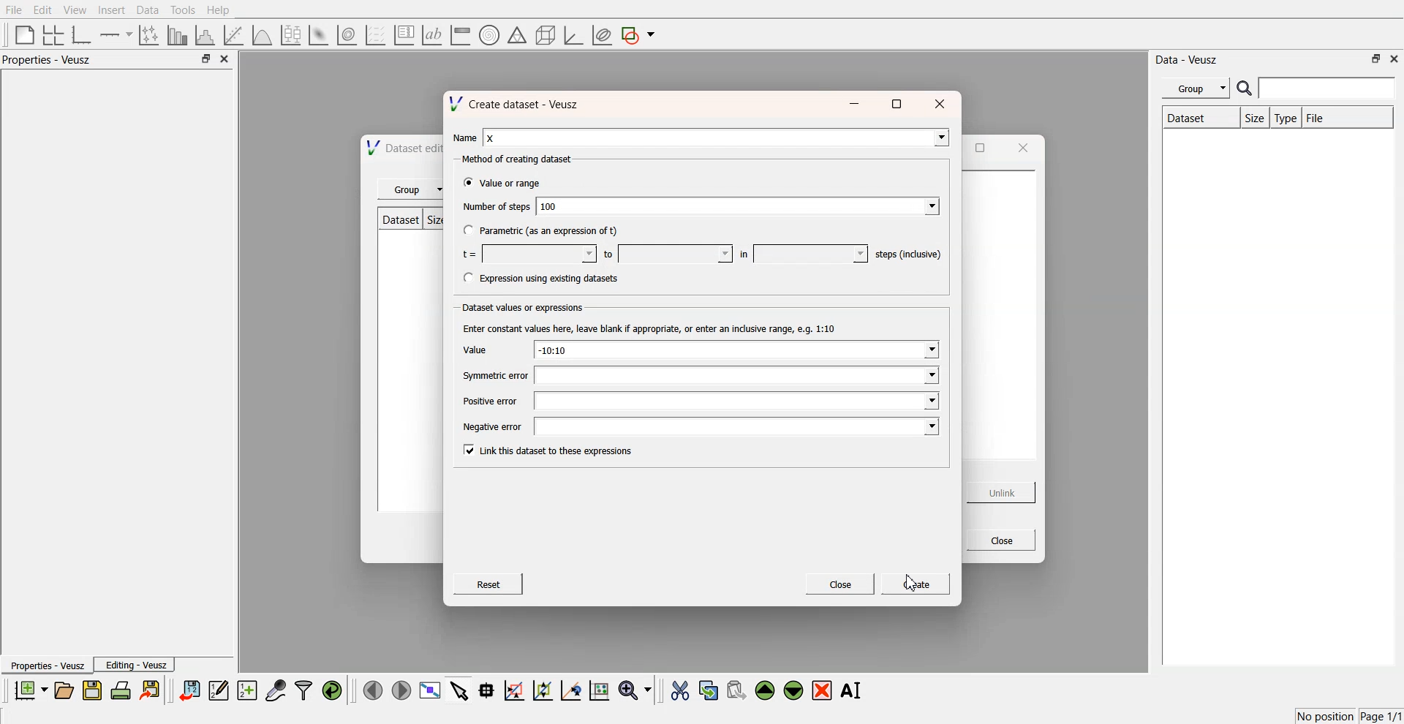 This screenshot has height=724, width=1404. What do you see at coordinates (74, 10) in the screenshot?
I see `View` at bounding box center [74, 10].